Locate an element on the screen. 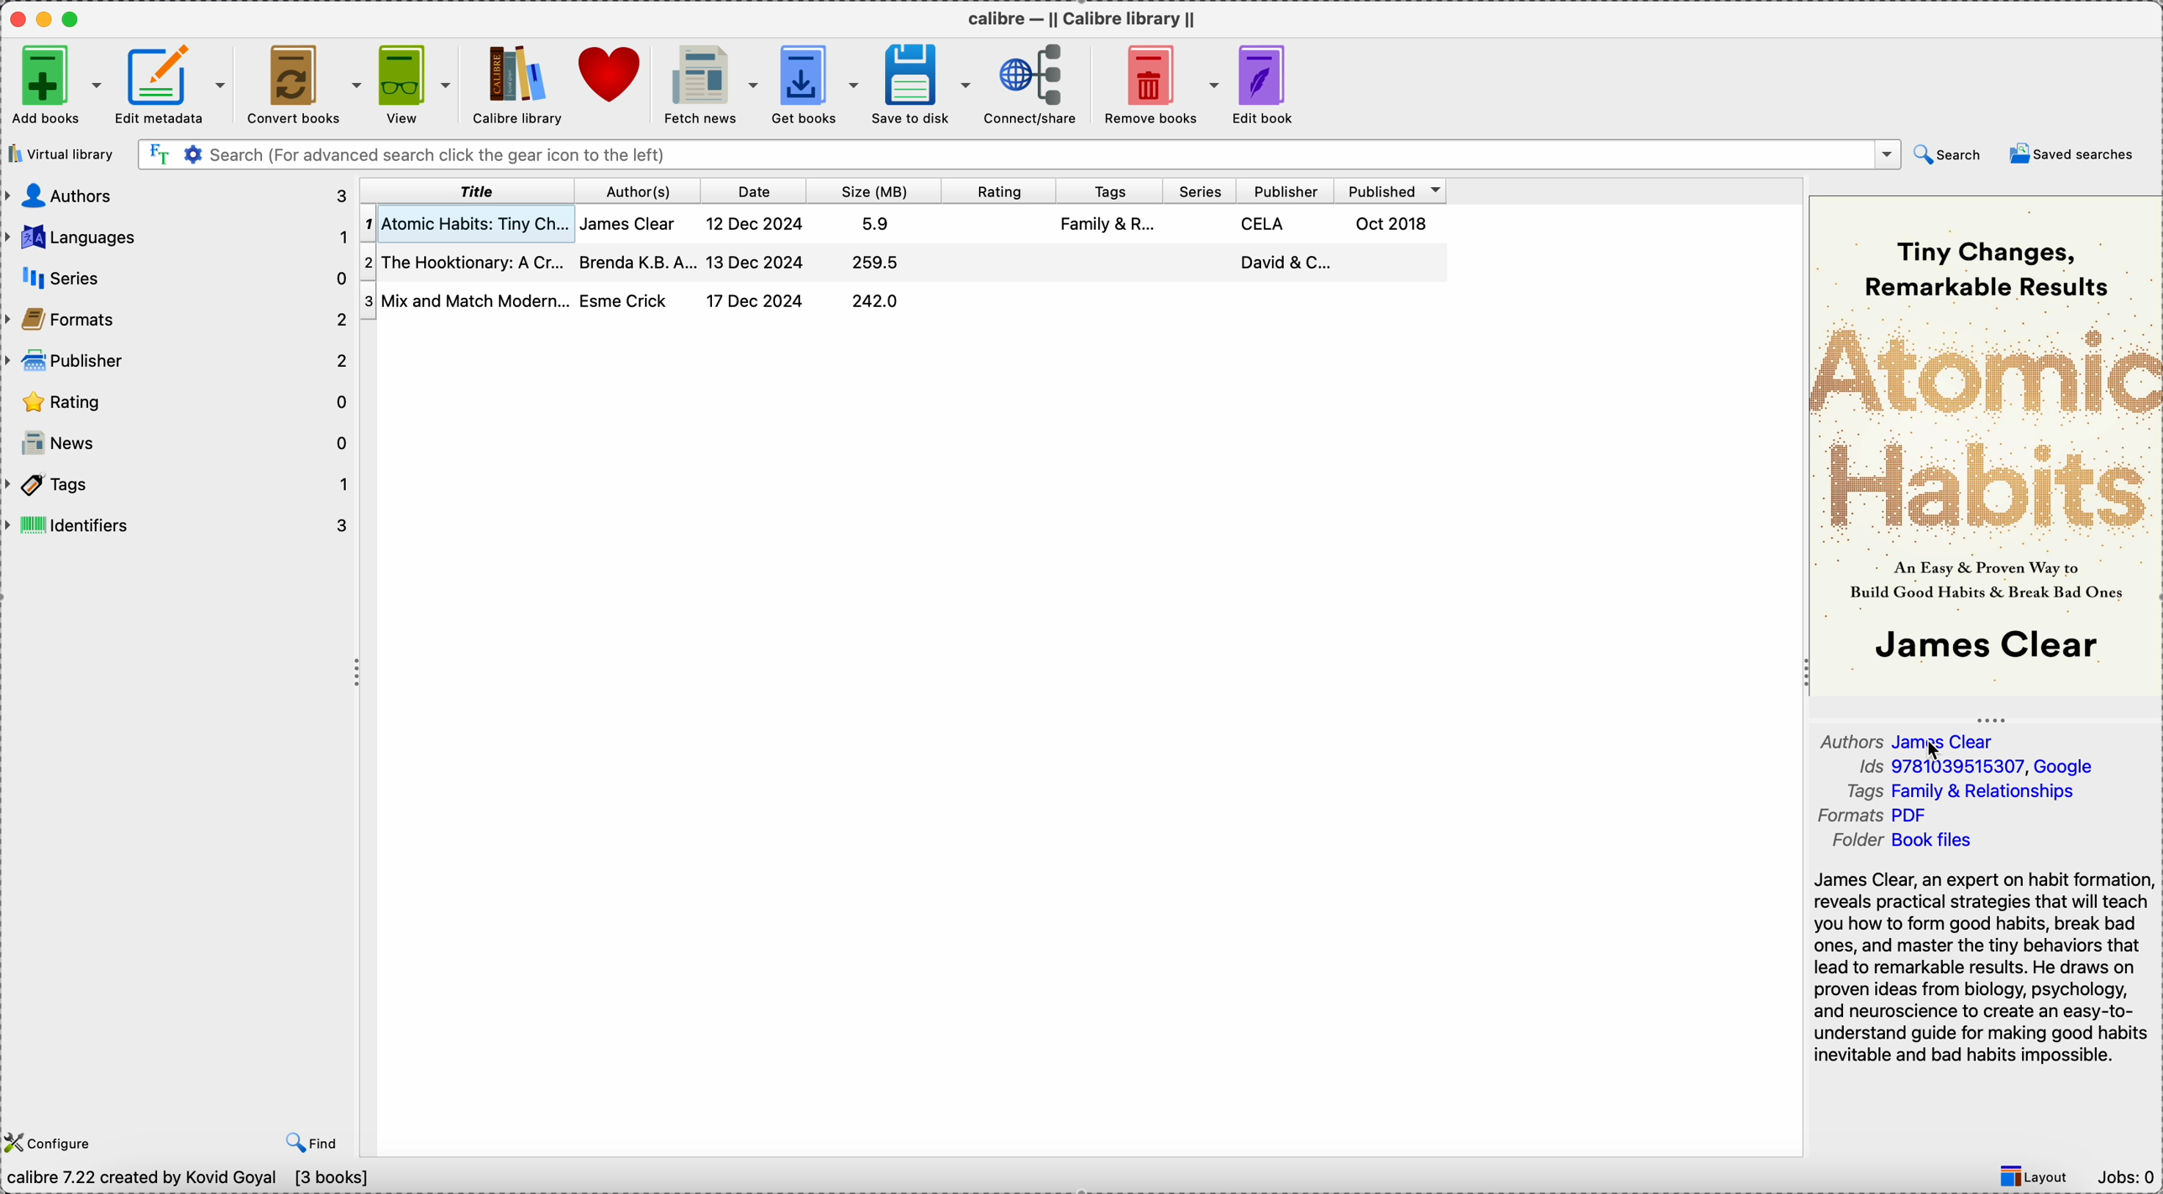 The image size is (2163, 1194). get books is located at coordinates (814, 85).